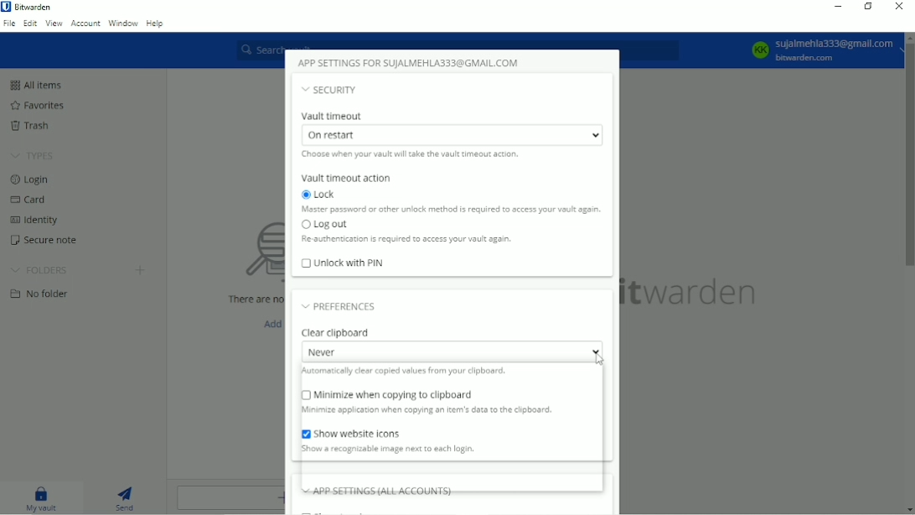  I want to click on Trash, so click(36, 127).